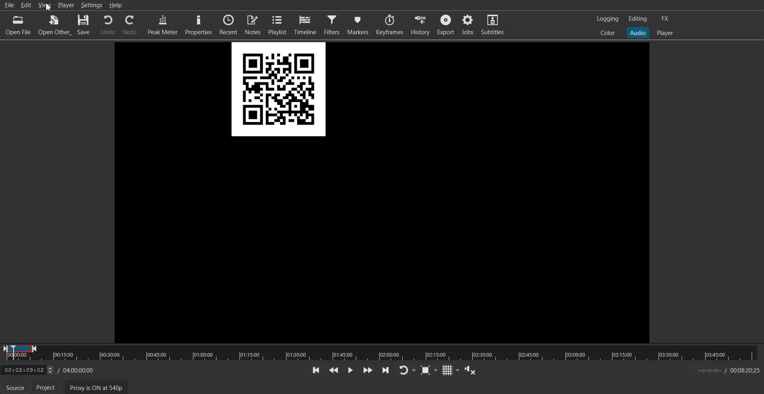 The width and height of the screenshot is (764, 394). Describe the element at coordinates (9, 5) in the screenshot. I see `File` at that location.